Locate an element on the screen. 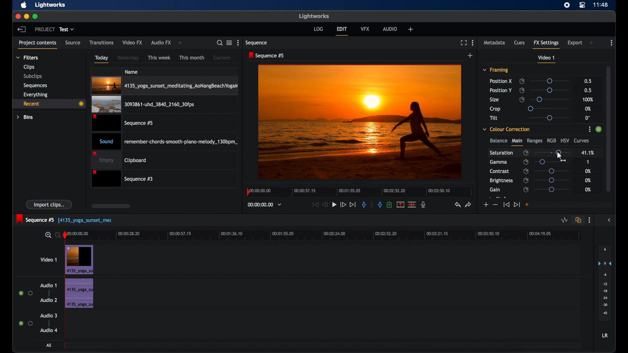 The image size is (628, 353). metadata is located at coordinates (495, 43).